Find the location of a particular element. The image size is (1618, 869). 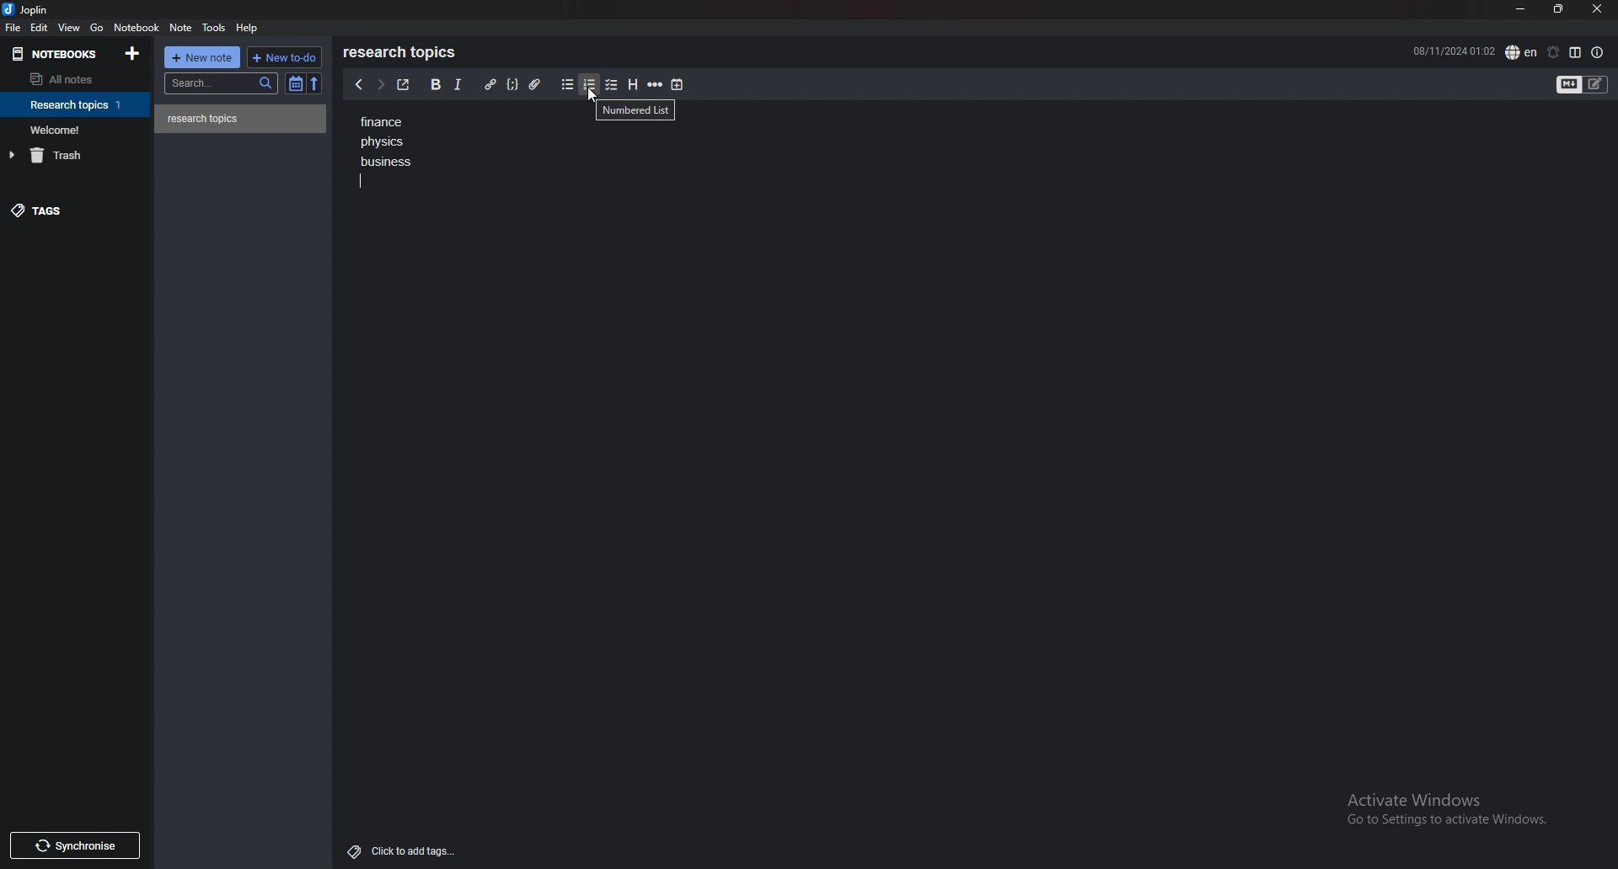

notebook is located at coordinates (78, 104).